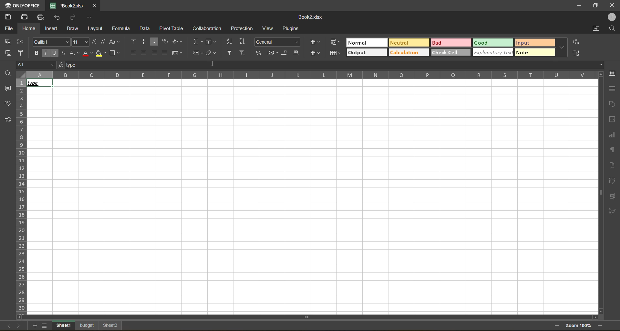 The height and width of the screenshot is (331, 620). I want to click on plugins, so click(292, 29).